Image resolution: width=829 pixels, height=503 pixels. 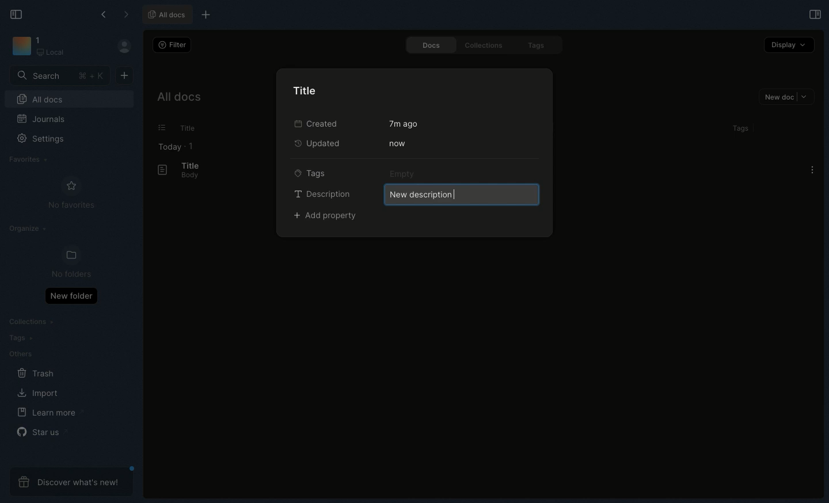 What do you see at coordinates (29, 230) in the screenshot?
I see `Organize` at bounding box center [29, 230].